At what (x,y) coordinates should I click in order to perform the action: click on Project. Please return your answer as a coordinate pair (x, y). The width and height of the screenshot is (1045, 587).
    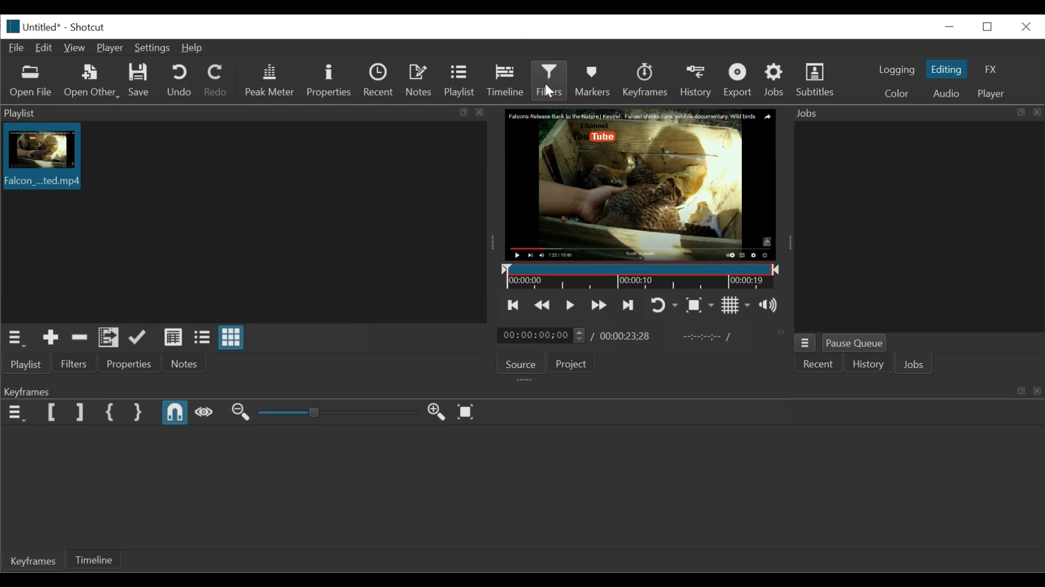
    Looking at the image, I should click on (571, 363).